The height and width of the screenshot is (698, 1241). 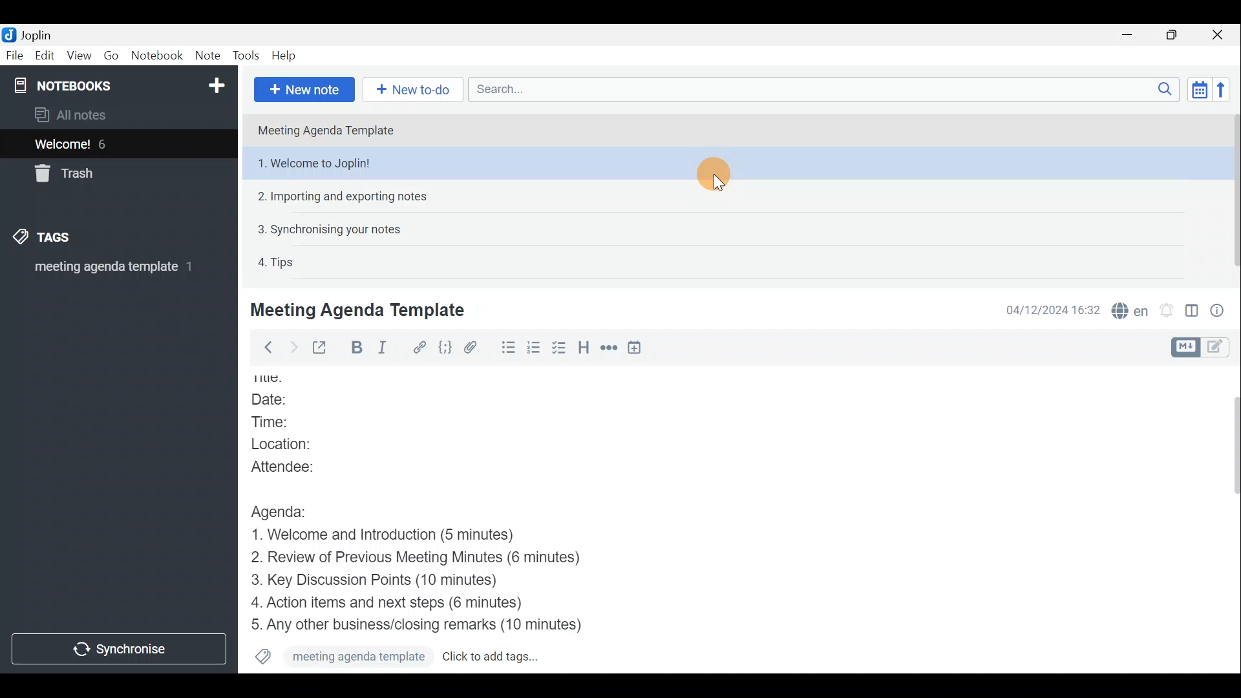 What do you see at coordinates (297, 444) in the screenshot?
I see `Location:` at bounding box center [297, 444].